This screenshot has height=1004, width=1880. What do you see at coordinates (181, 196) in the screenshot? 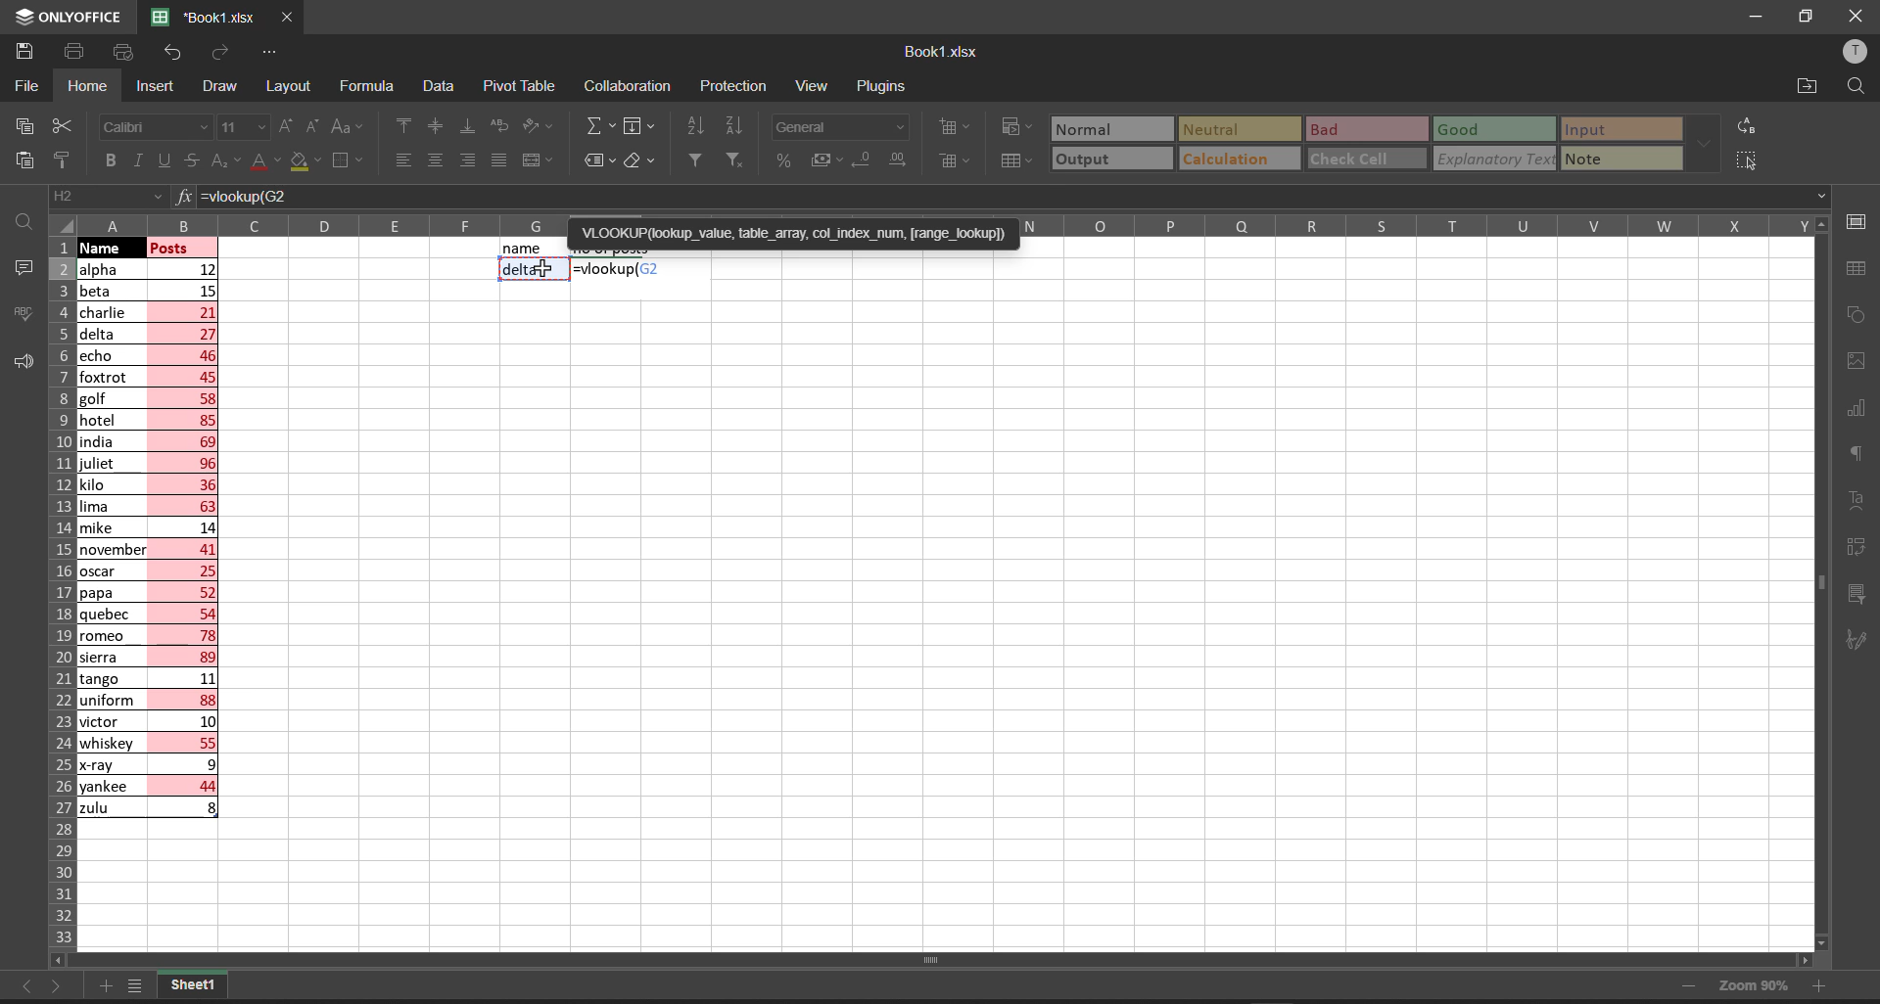
I see `formula` at bounding box center [181, 196].